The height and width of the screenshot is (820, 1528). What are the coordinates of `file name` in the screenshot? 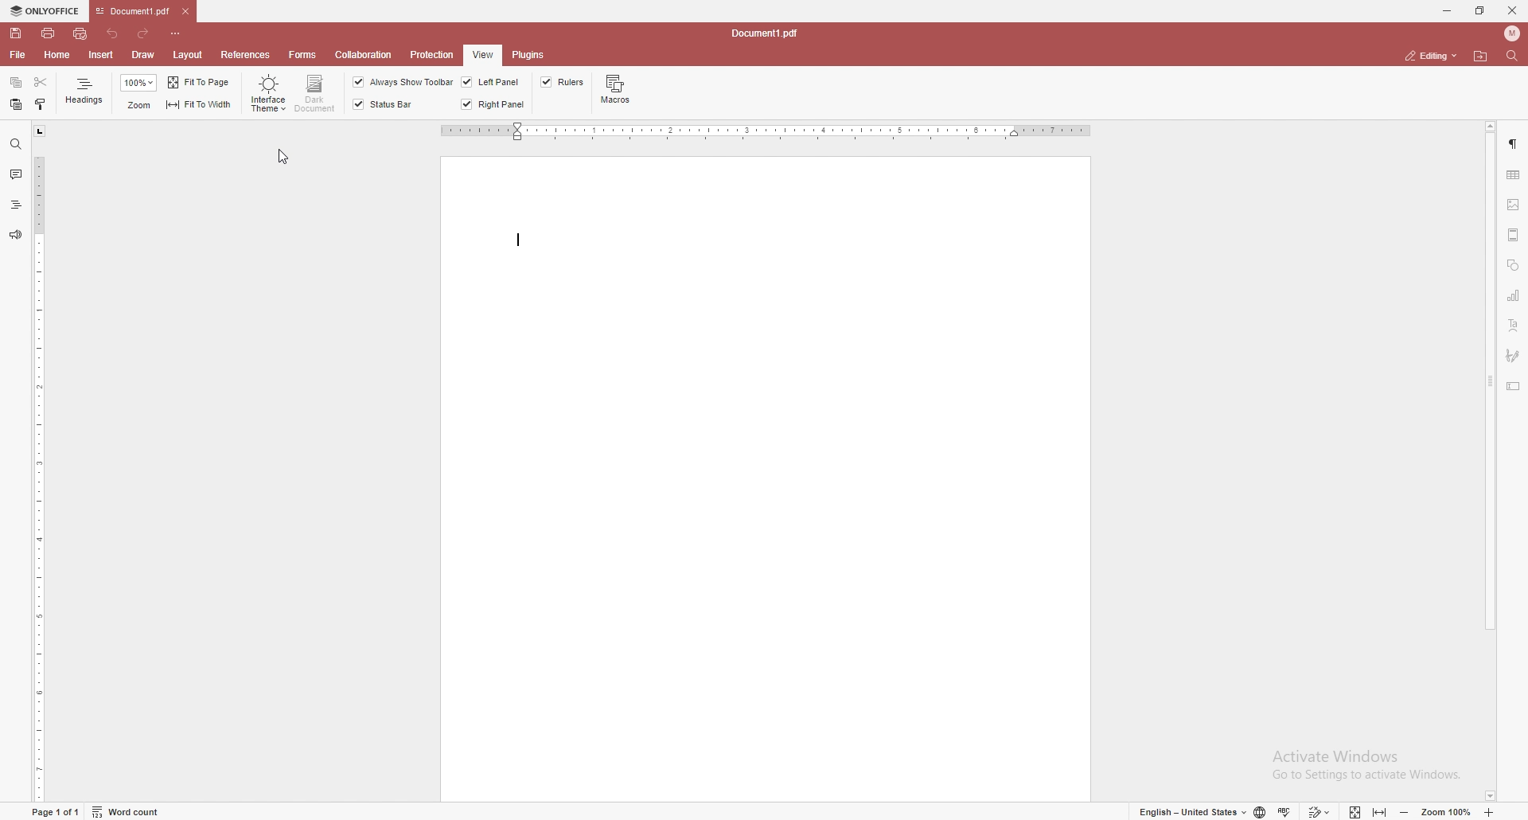 It's located at (765, 32).